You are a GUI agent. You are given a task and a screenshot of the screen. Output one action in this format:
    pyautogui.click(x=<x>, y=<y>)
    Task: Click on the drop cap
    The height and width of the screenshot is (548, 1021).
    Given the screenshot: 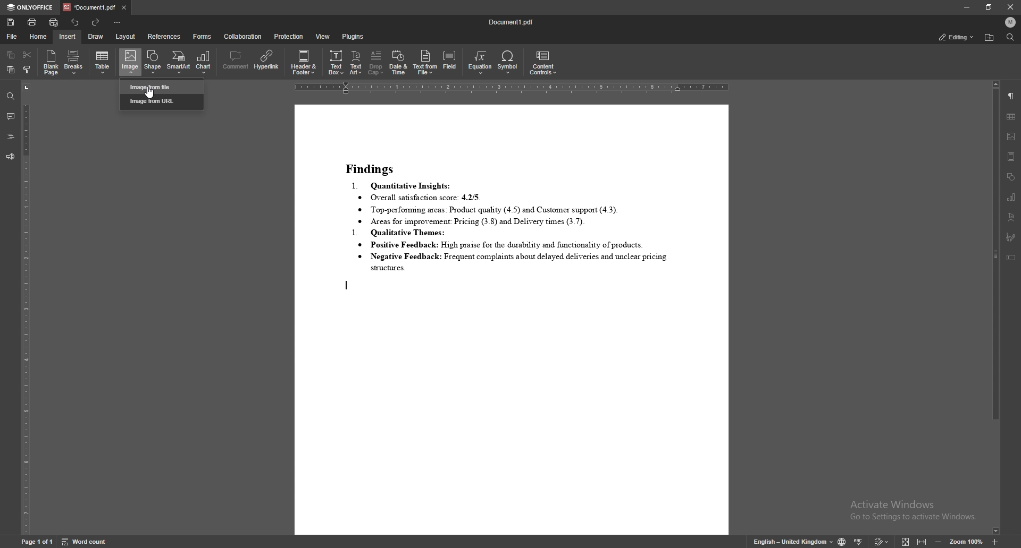 What is the action you would take?
    pyautogui.click(x=377, y=62)
    